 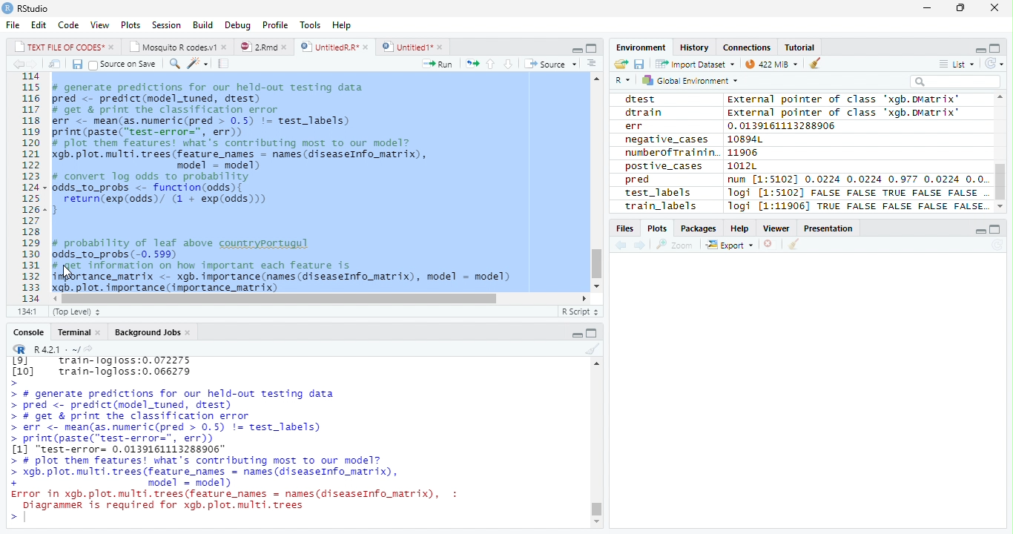 What do you see at coordinates (730, 245) in the screenshot?
I see `Export` at bounding box center [730, 245].